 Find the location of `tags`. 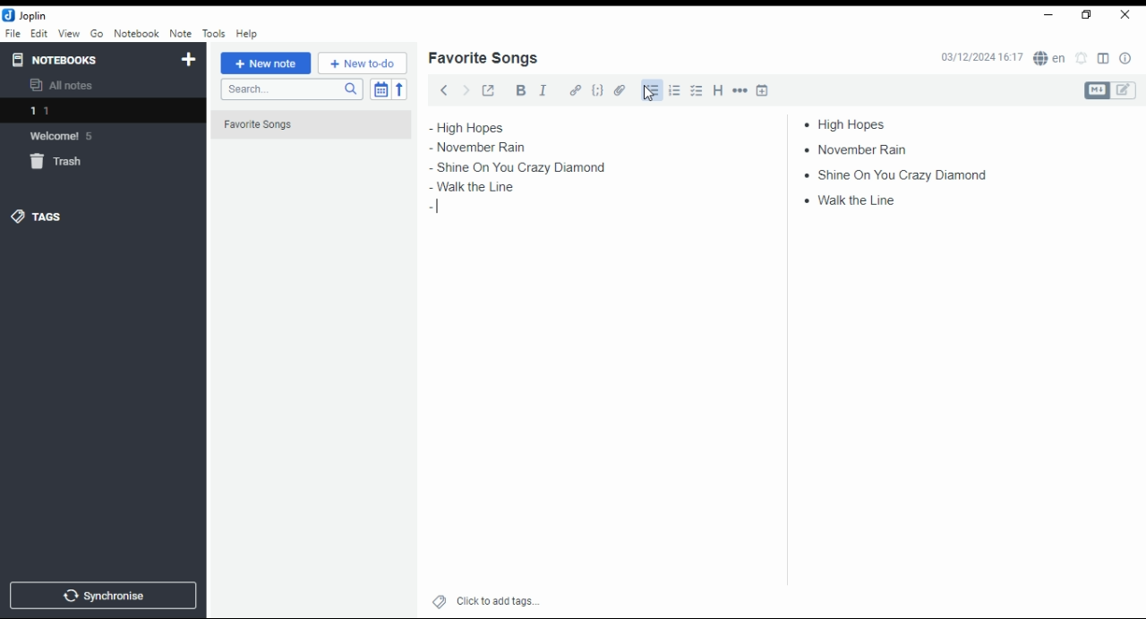

tags is located at coordinates (37, 216).